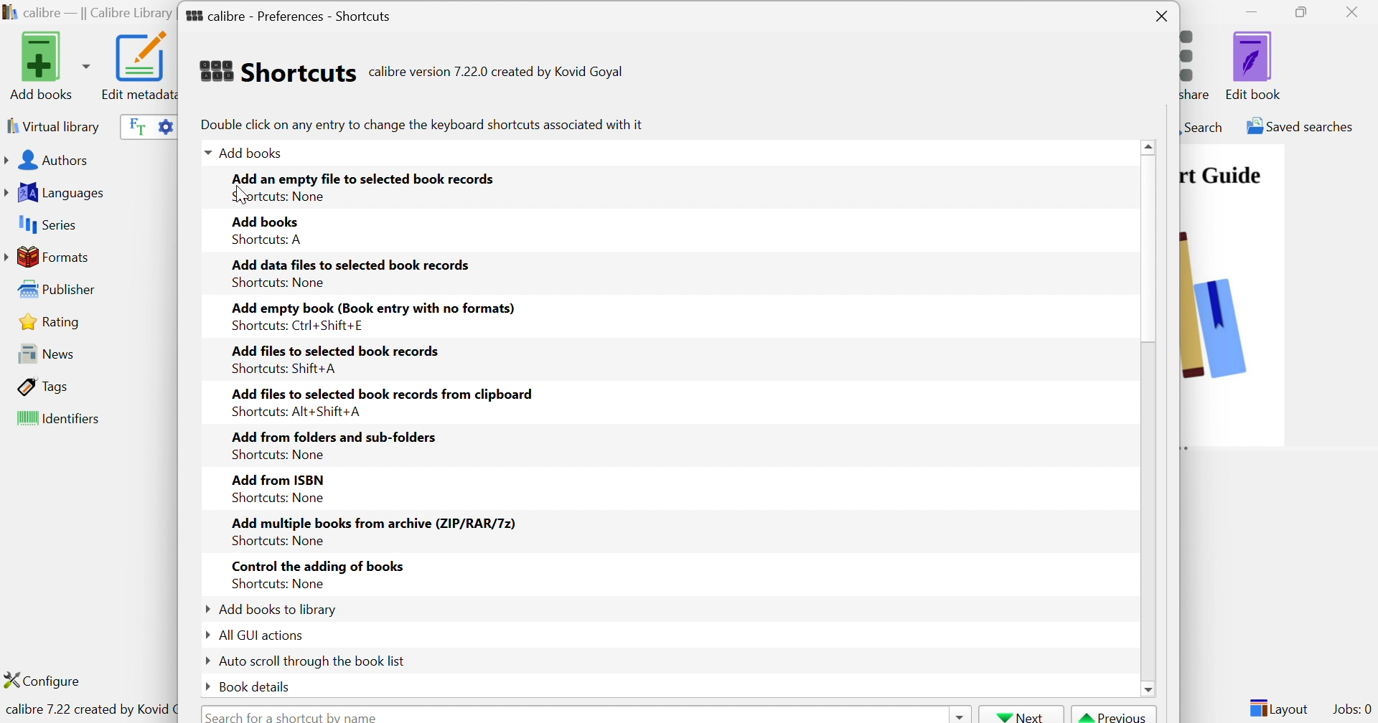 The image size is (1378, 723). I want to click on Add data files to selected book records, so click(354, 265).